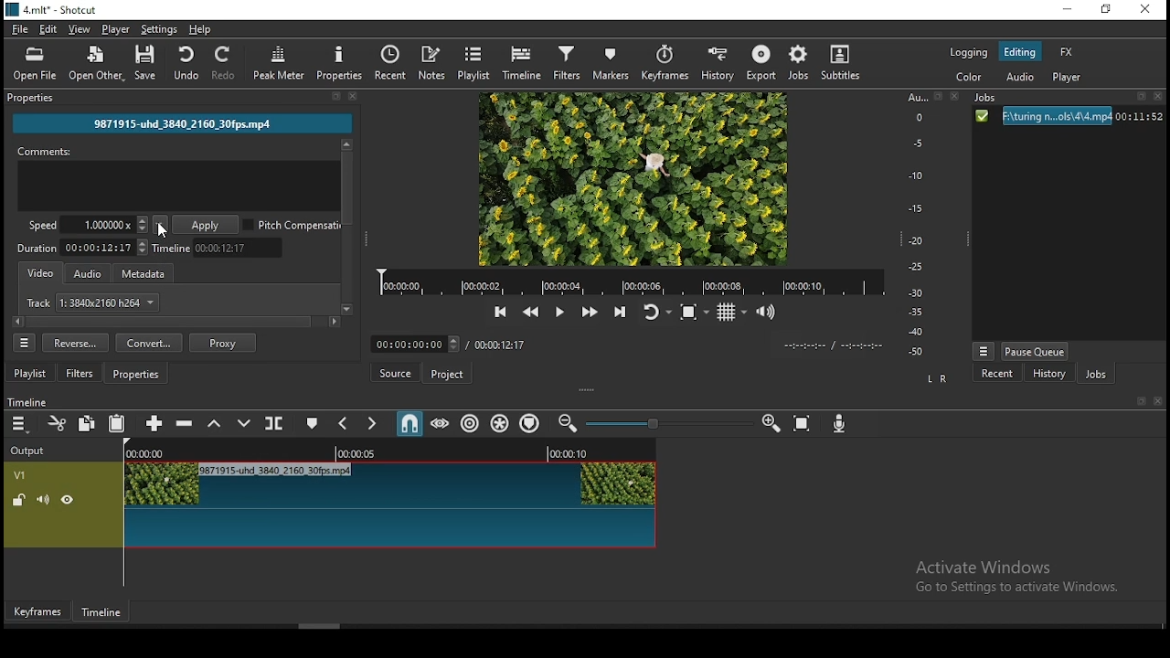 This screenshot has height=658, width=1170. I want to click on 4.mlt - Shotcut, so click(54, 10).